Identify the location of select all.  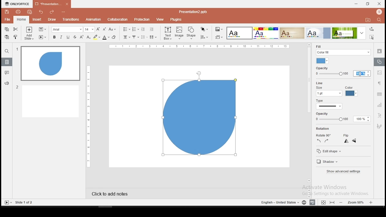
(371, 38).